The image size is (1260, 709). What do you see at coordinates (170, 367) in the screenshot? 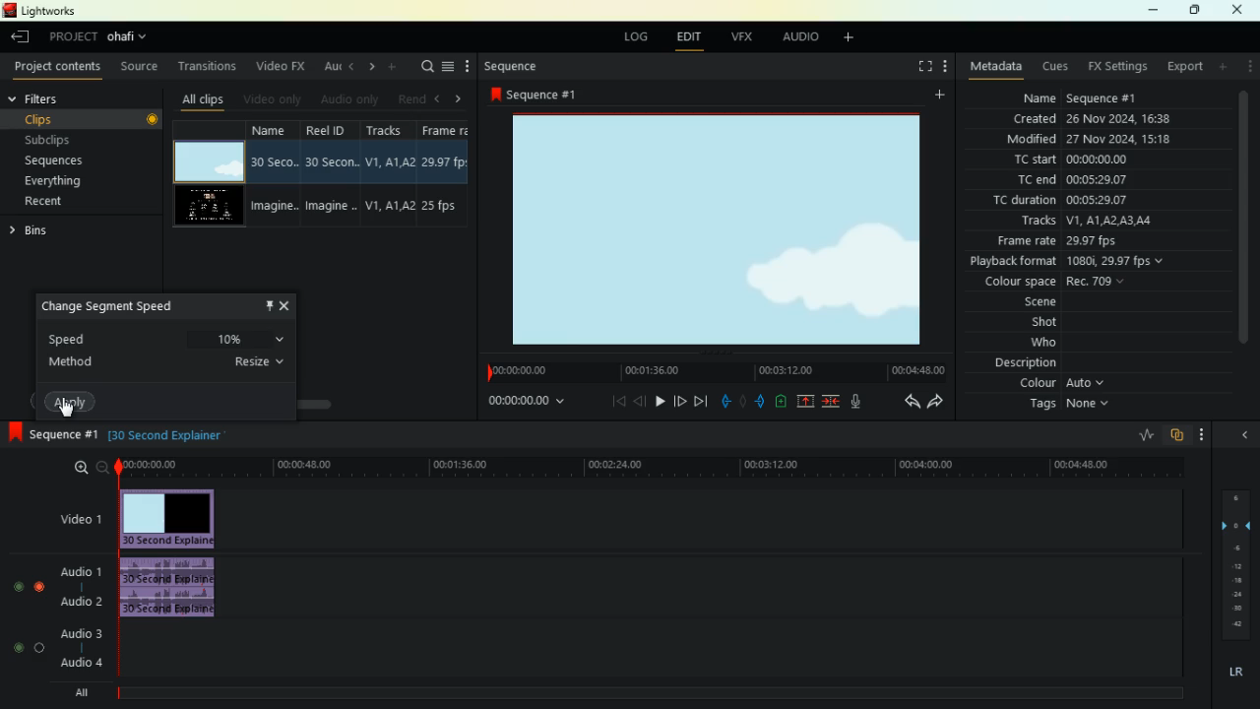
I see `method` at bounding box center [170, 367].